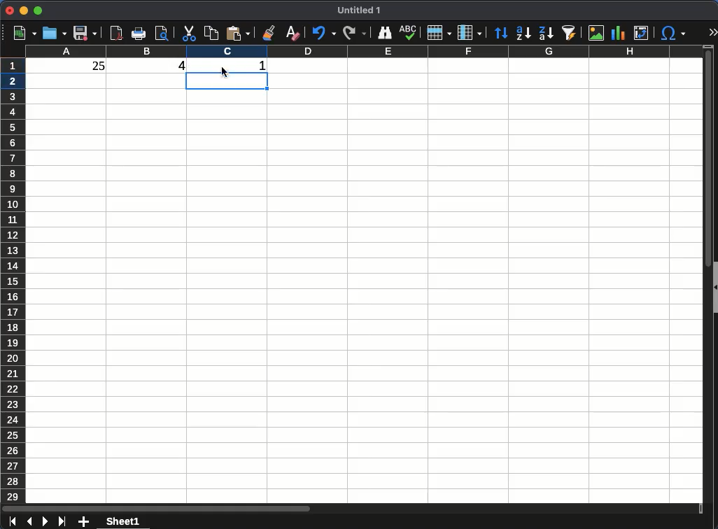  What do you see at coordinates (675, 34) in the screenshot?
I see `special character` at bounding box center [675, 34].